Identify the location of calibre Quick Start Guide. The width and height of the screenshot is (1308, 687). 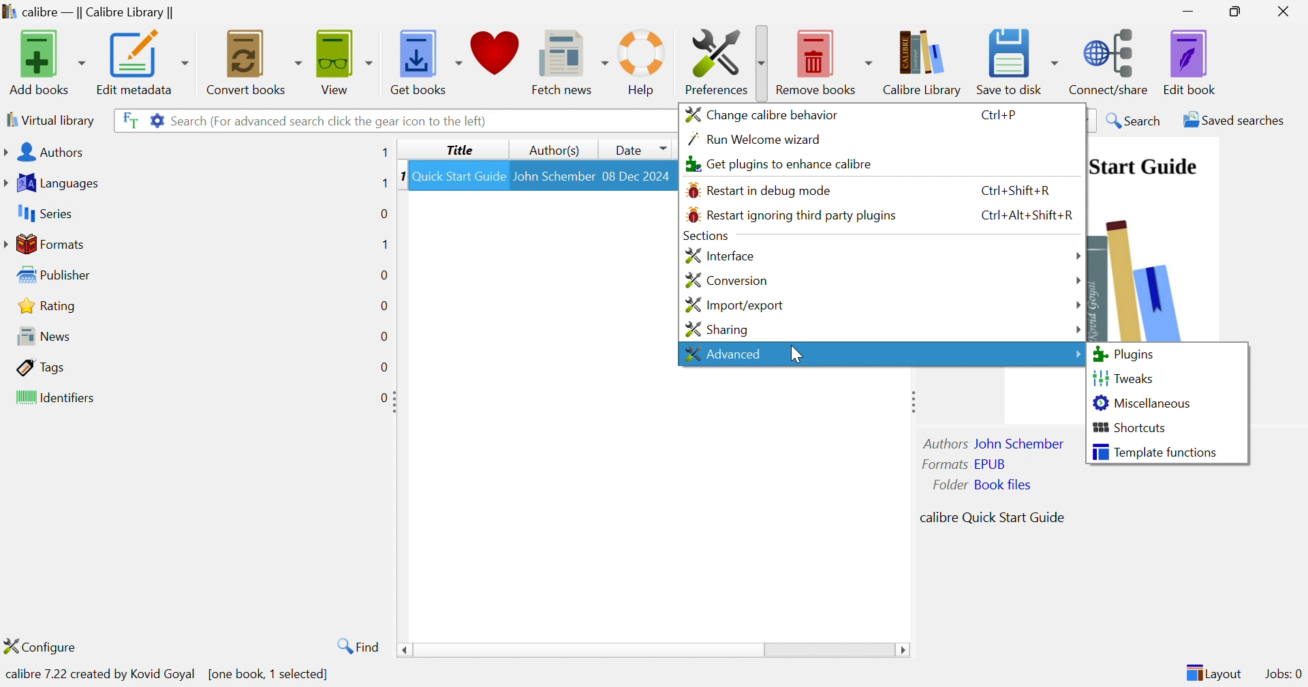
(992, 516).